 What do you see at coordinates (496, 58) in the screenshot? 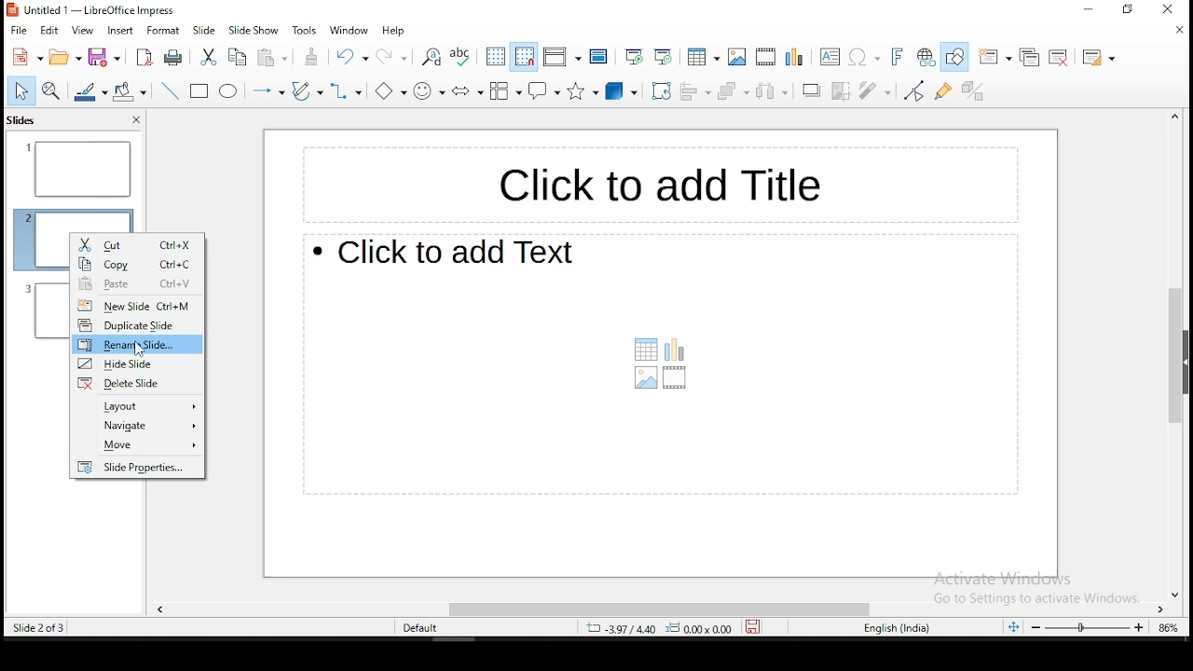
I see `display grid` at bounding box center [496, 58].